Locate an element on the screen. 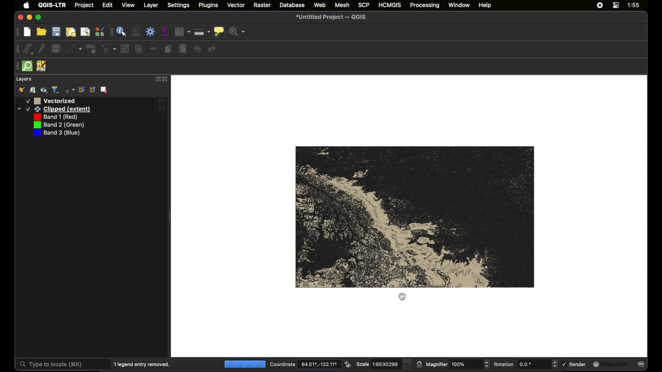 The image size is (662, 372). toolbox is located at coordinates (150, 32).